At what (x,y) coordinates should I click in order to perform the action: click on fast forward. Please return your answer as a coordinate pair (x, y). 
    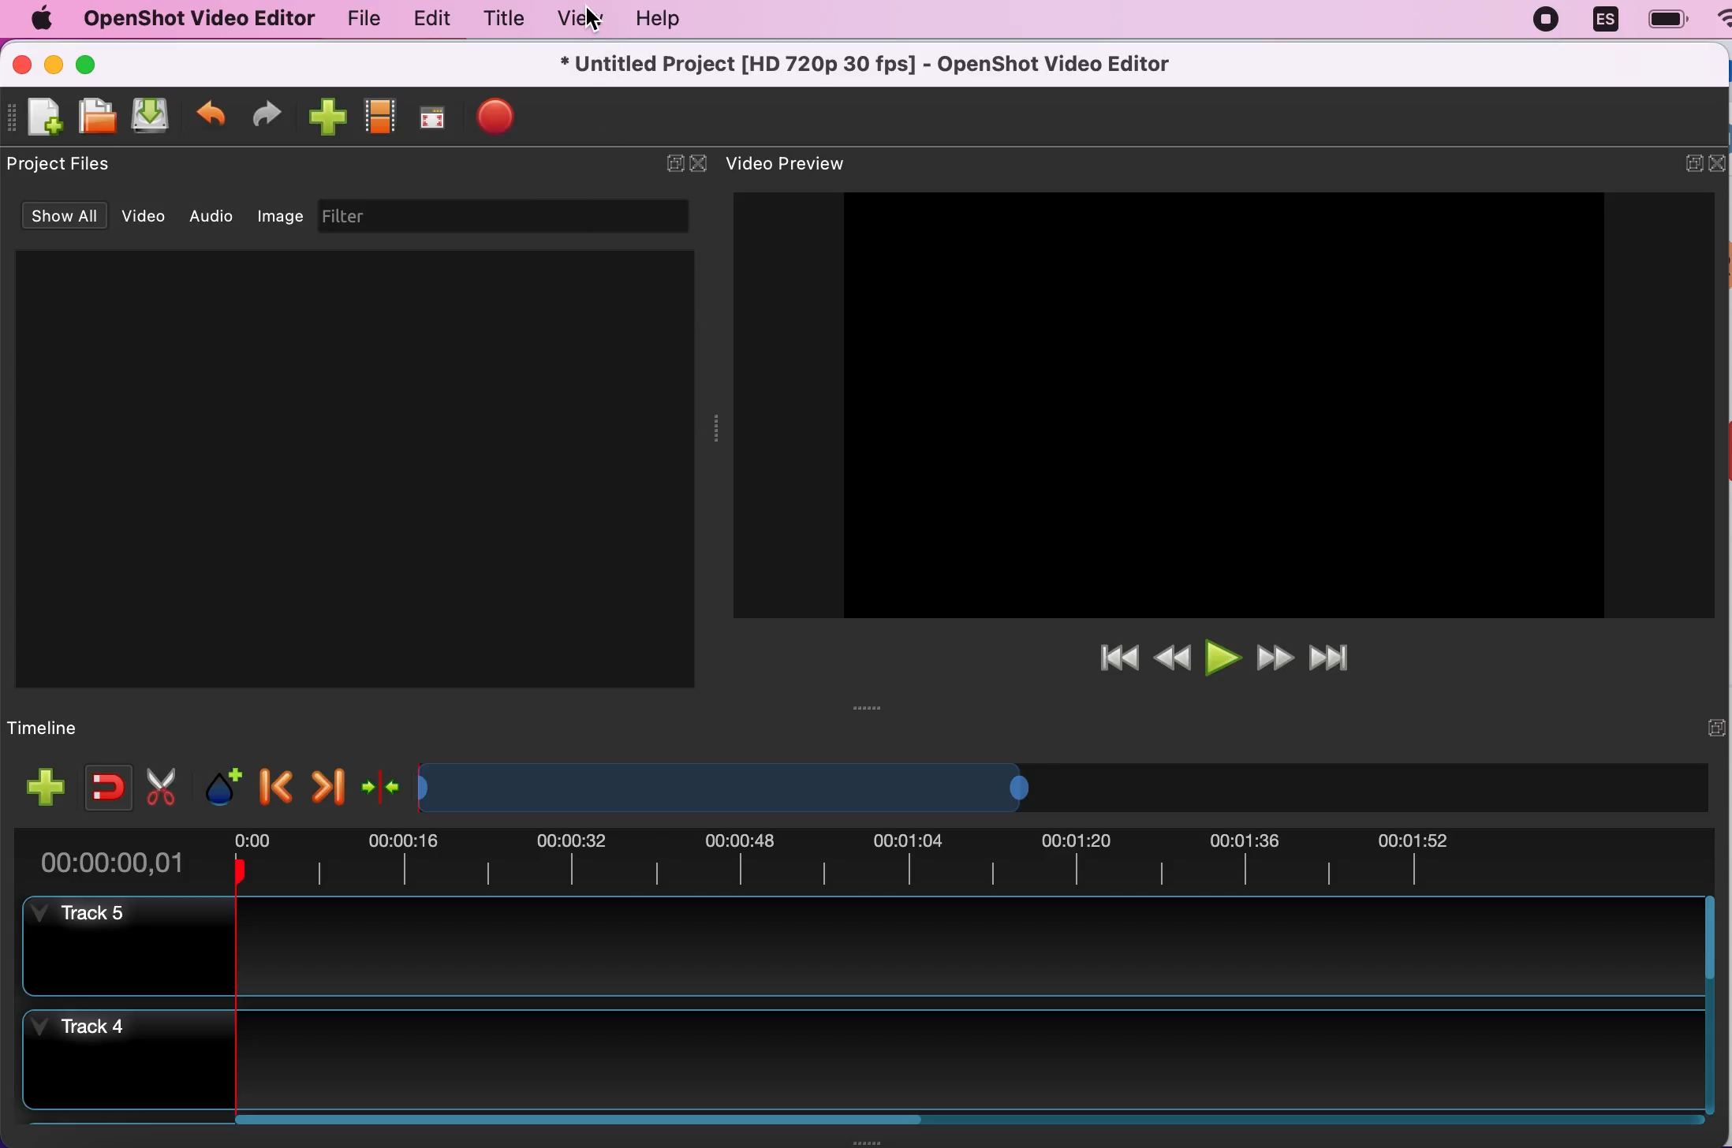
    Looking at the image, I should click on (1273, 654).